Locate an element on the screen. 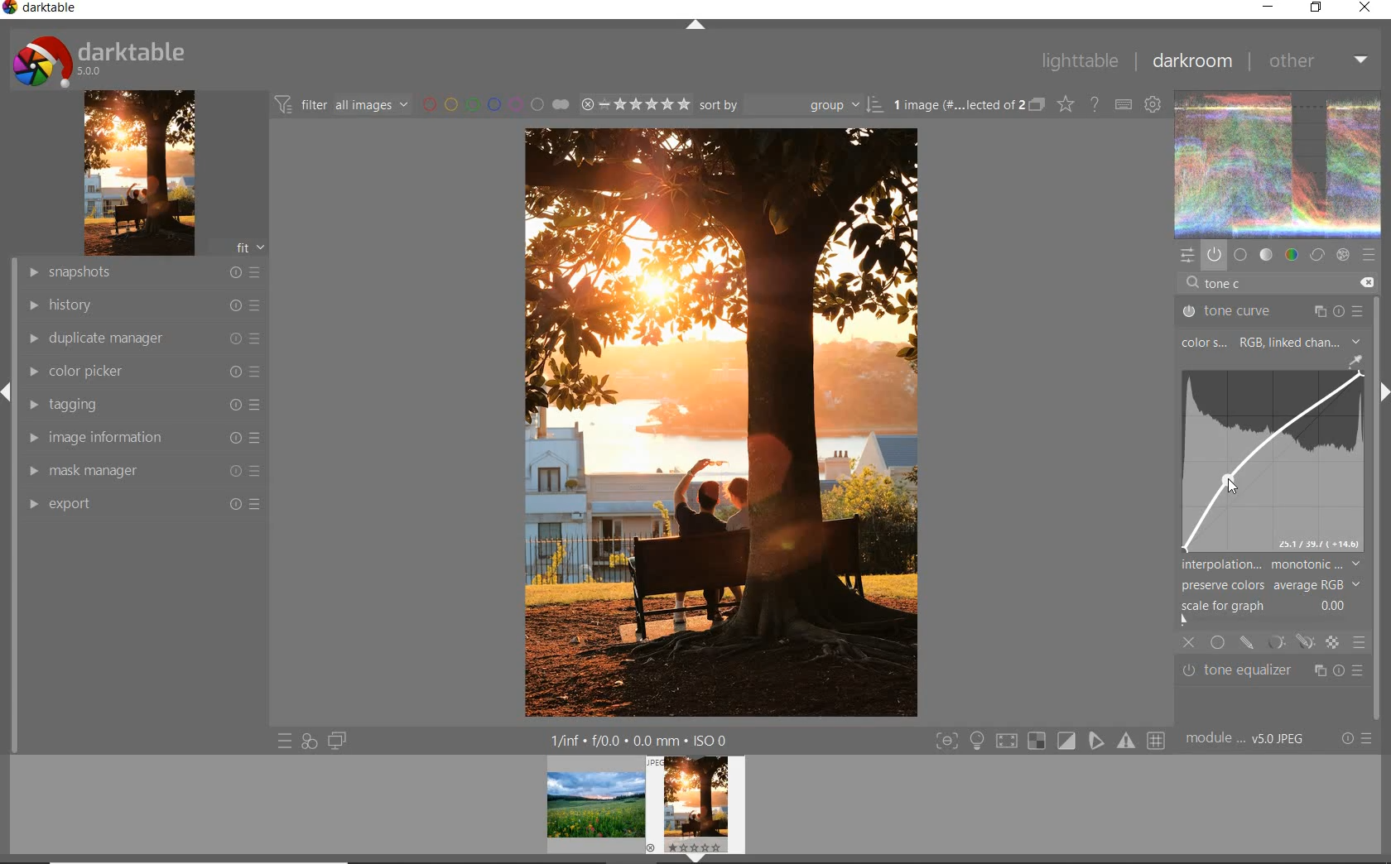 The image size is (1391, 864). color picker is located at coordinates (139, 371).